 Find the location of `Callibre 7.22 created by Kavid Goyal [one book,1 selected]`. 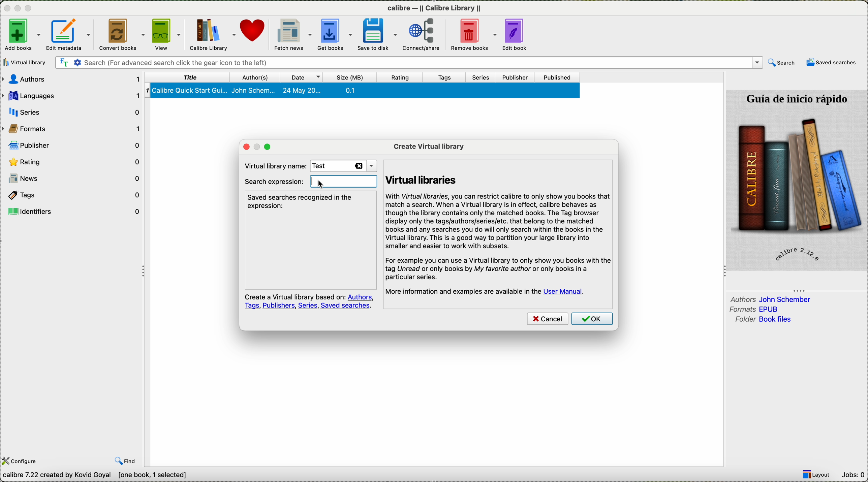

Callibre 7.22 created by Kavid Goyal [one book,1 selected] is located at coordinates (95, 476).